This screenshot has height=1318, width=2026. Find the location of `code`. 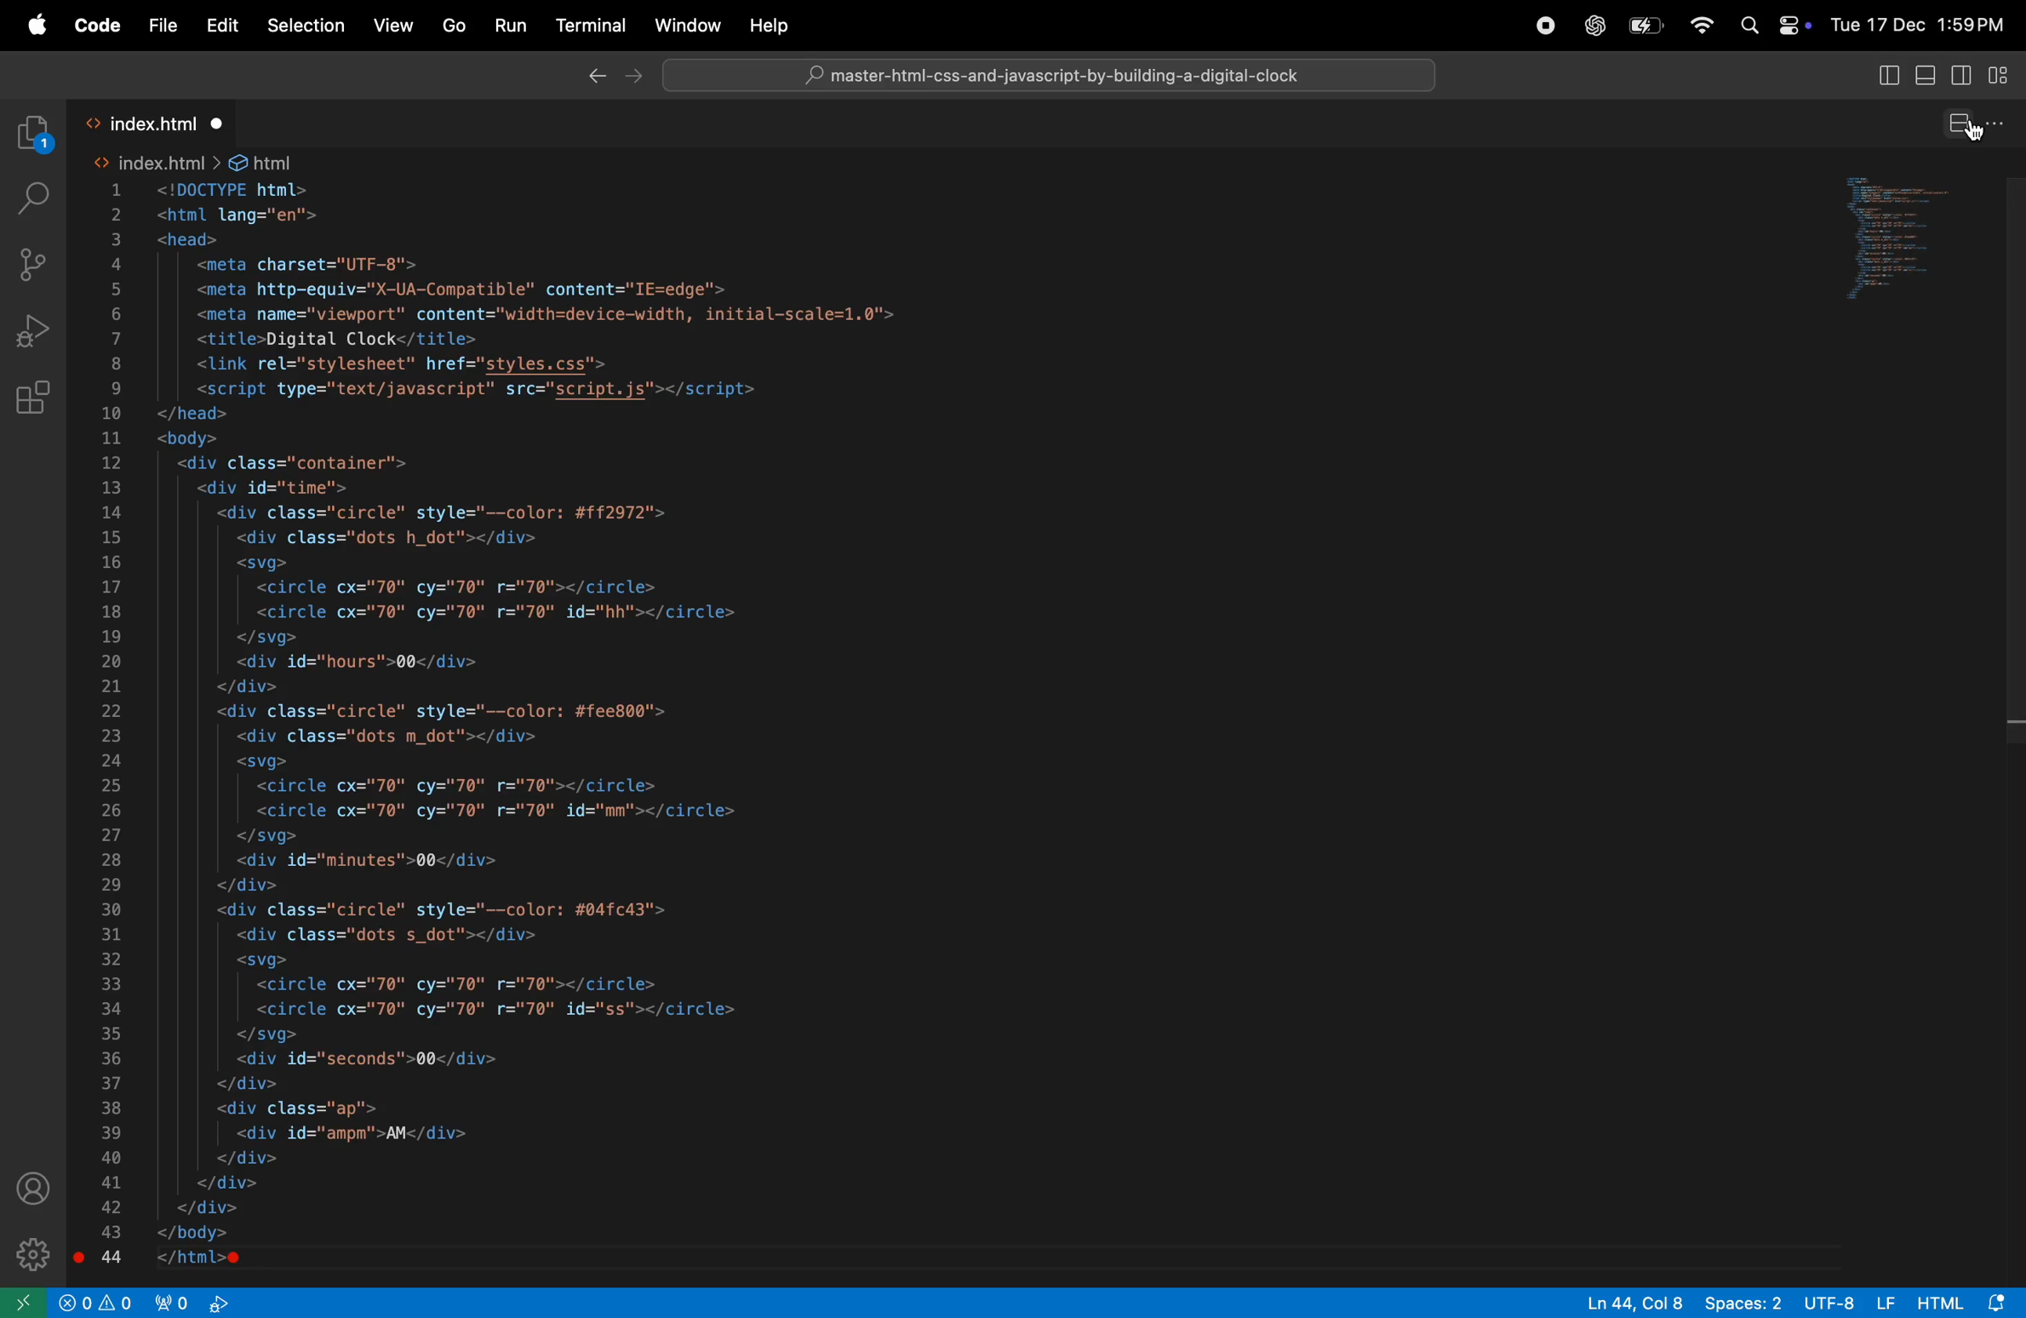

code is located at coordinates (95, 26).